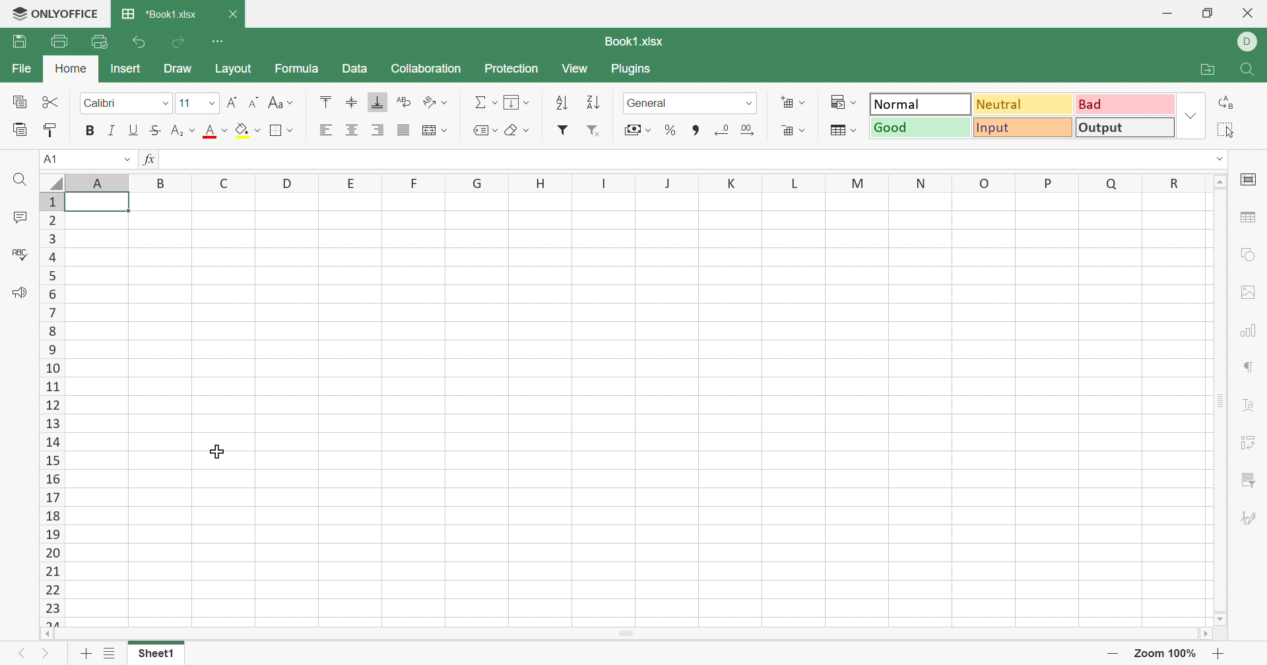  I want to click on Neutral, so click(1021, 104).